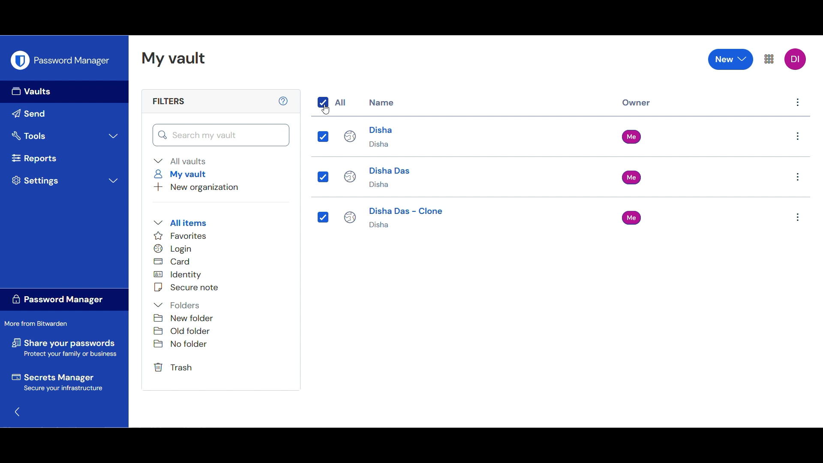 This screenshot has height=463, width=823. I want to click on Disha Das     Disha, so click(377, 177).